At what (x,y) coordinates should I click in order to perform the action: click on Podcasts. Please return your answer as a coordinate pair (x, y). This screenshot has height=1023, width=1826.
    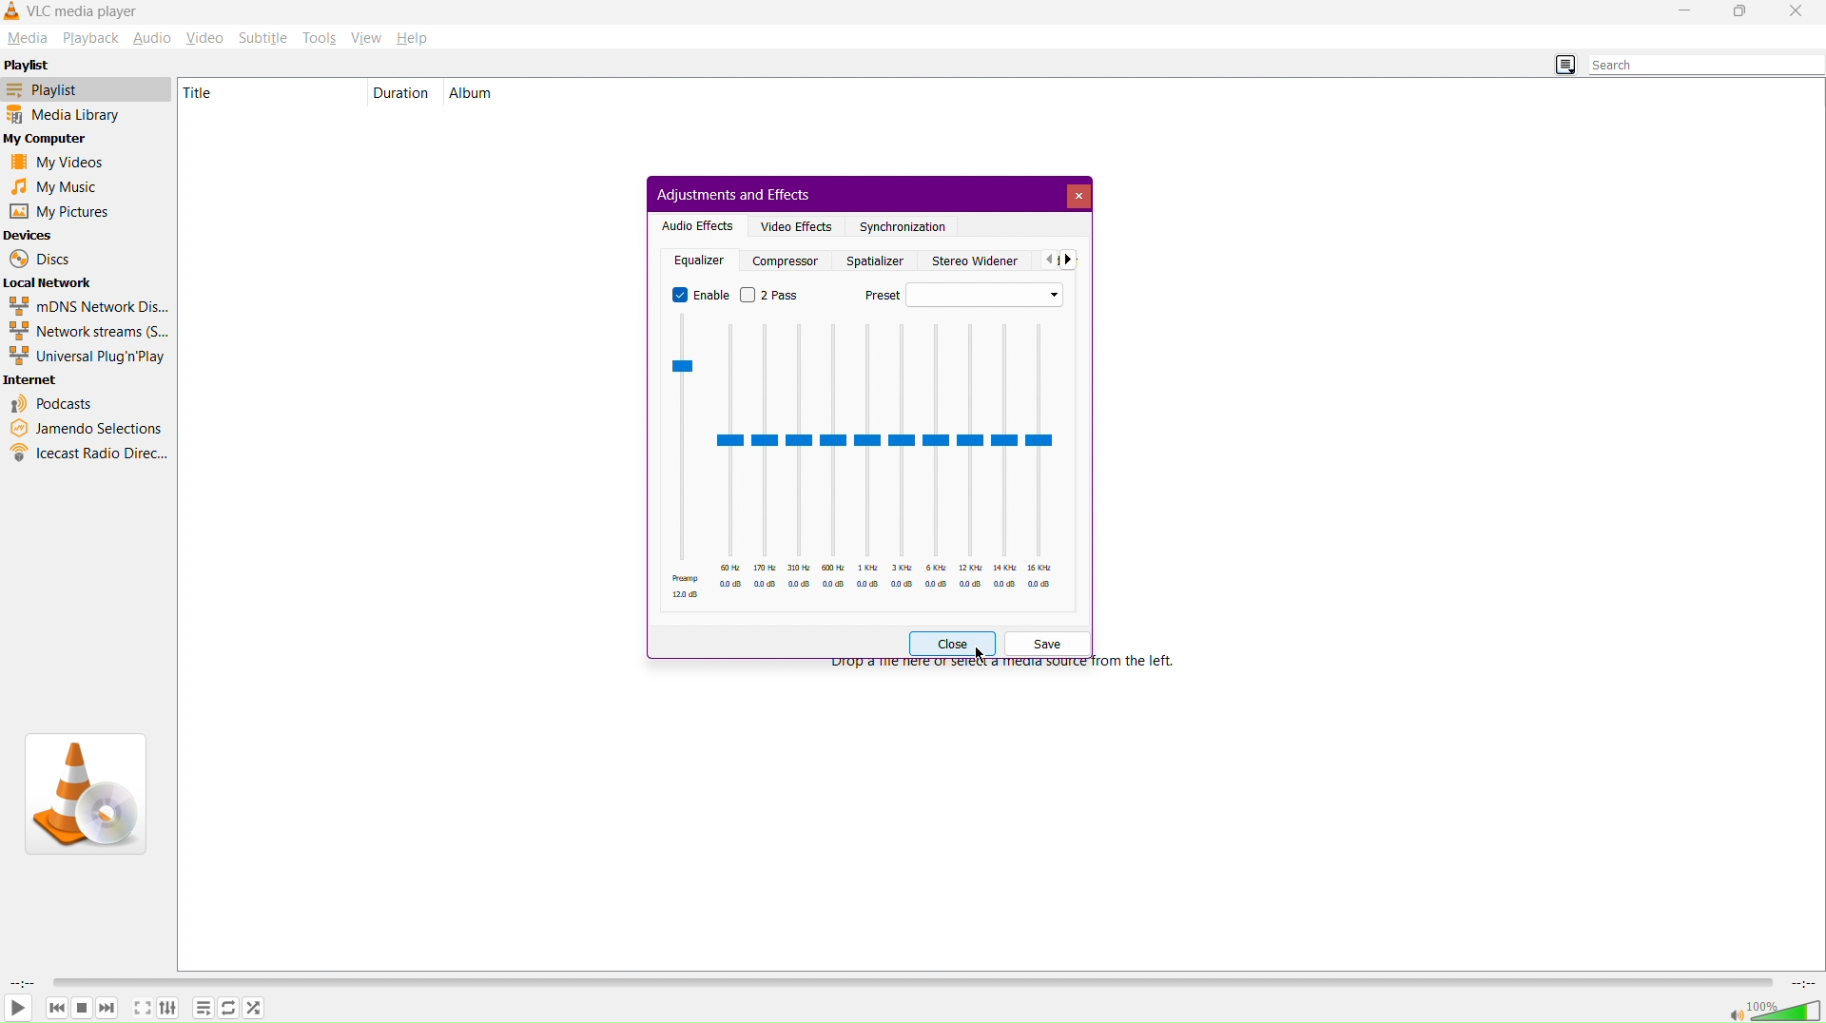
    Looking at the image, I should click on (55, 400).